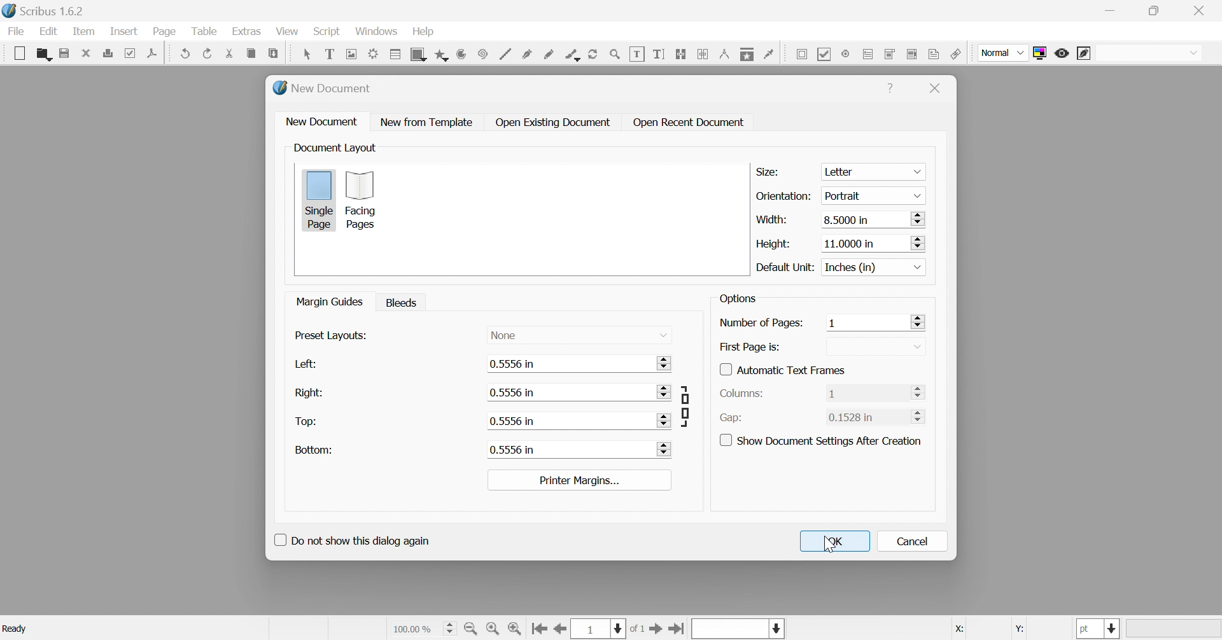 Image resolution: width=1222 pixels, height=640 pixels. Describe the element at coordinates (17, 32) in the screenshot. I see `file` at that location.